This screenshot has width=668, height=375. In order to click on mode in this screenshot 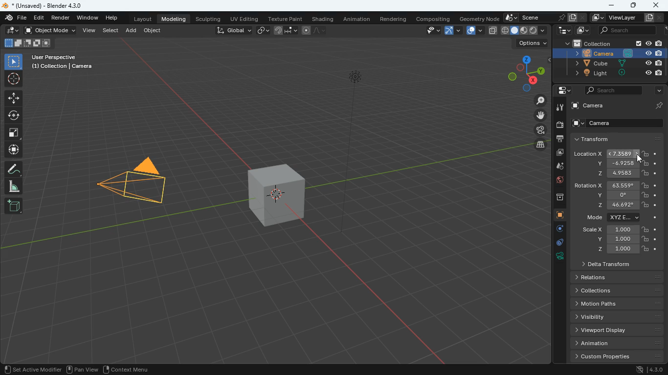, I will do `click(622, 218)`.